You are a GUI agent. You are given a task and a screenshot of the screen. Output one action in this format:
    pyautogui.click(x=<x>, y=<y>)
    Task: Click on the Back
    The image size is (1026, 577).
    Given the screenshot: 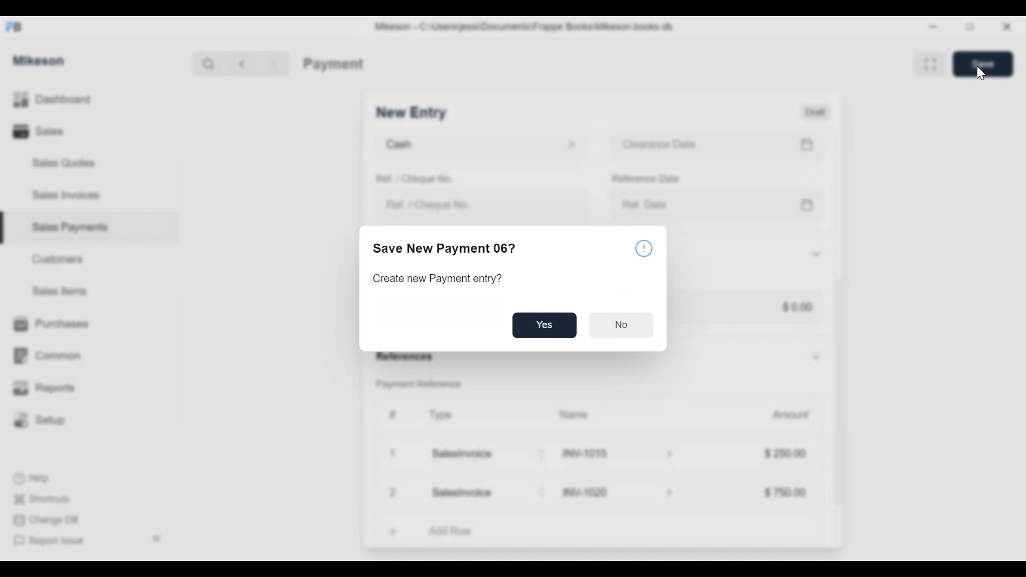 What is the action you would take?
    pyautogui.click(x=246, y=63)
    